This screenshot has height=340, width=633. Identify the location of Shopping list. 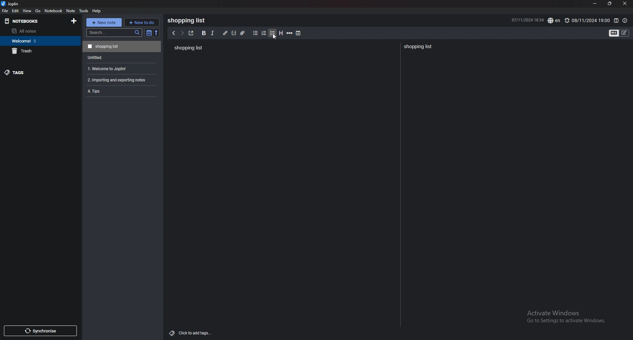
(188, 20).